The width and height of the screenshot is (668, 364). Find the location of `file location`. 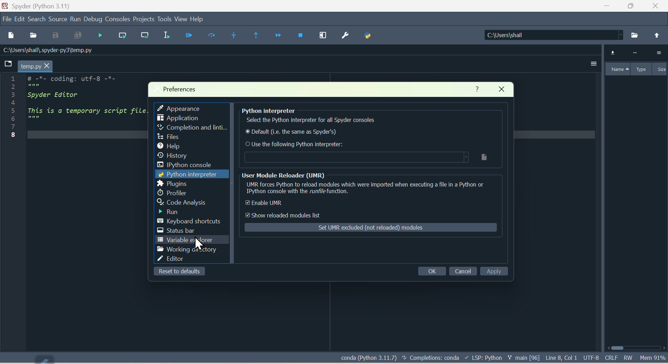

file location is located at coordinates (366, 157).